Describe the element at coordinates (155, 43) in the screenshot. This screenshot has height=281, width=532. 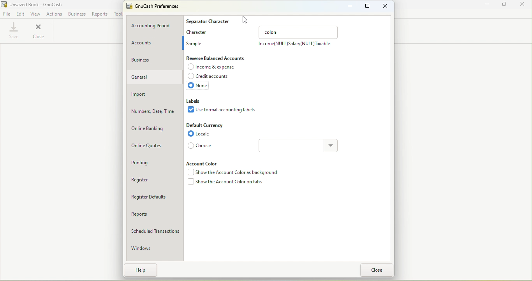
I see `Account` at that location.